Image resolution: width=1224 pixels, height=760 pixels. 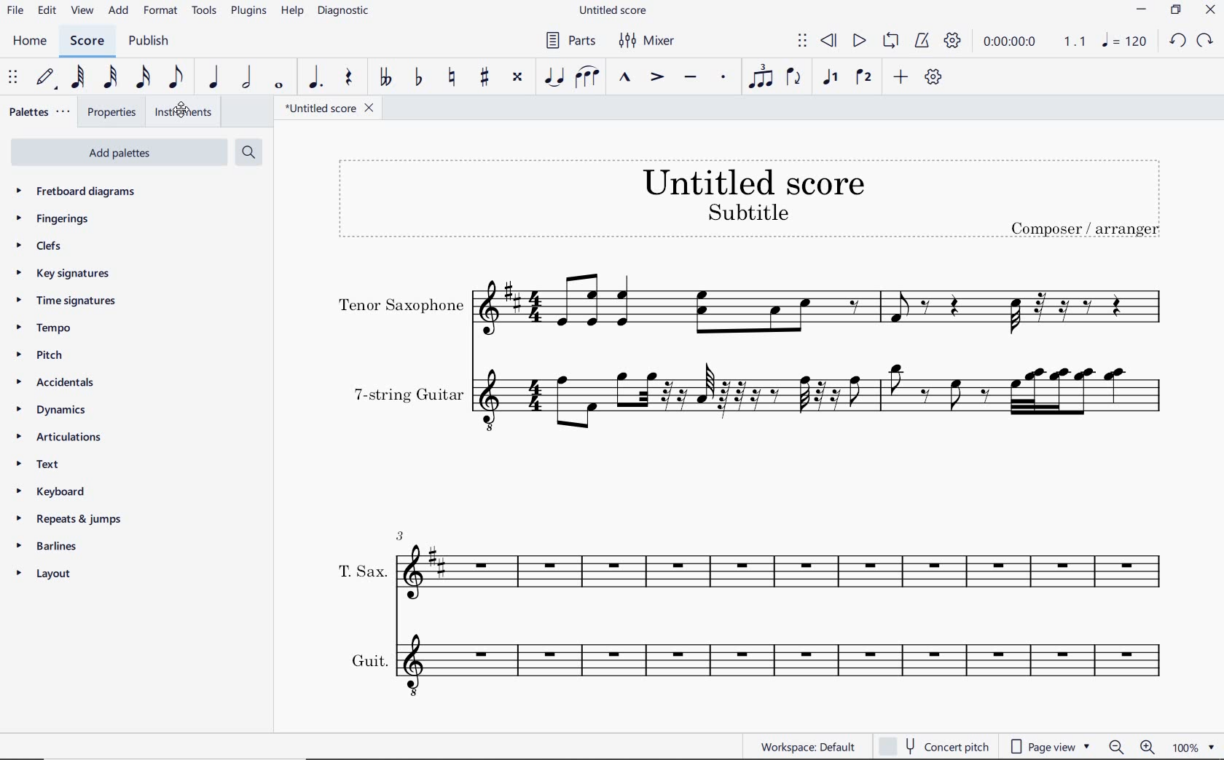 What do you see at coordinates (162, 11) in the screenshot?
I see `FORMAT` at bounding box center [162, 11].